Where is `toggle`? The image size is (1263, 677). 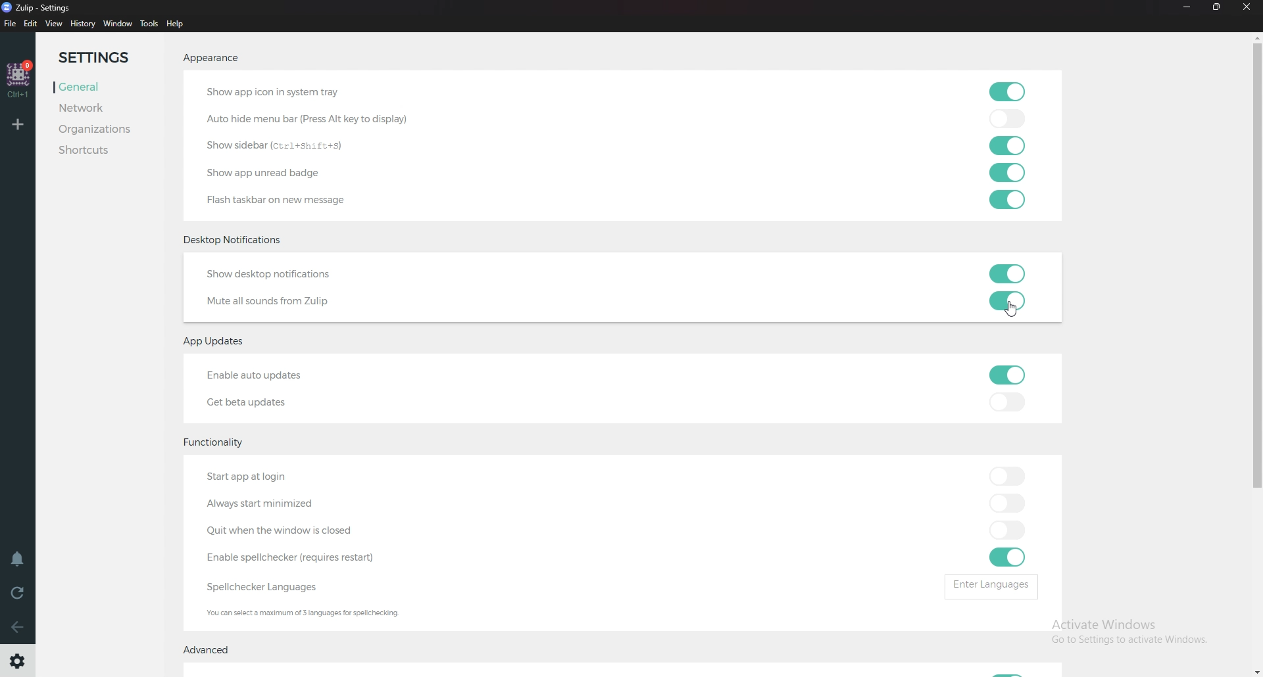 toggle is located at coordinates (1008, 402).